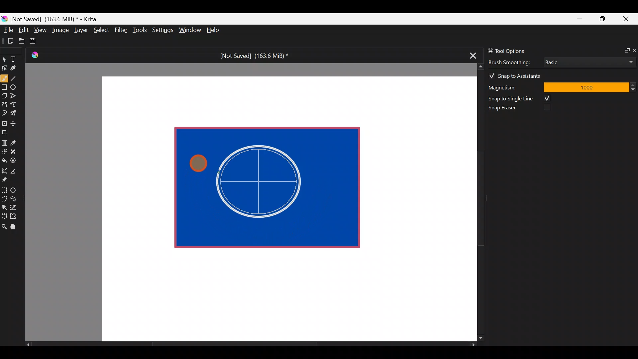 This screenshot has width=638, height=359. I want to click on Dynamic brush tool, so click(5, 113).